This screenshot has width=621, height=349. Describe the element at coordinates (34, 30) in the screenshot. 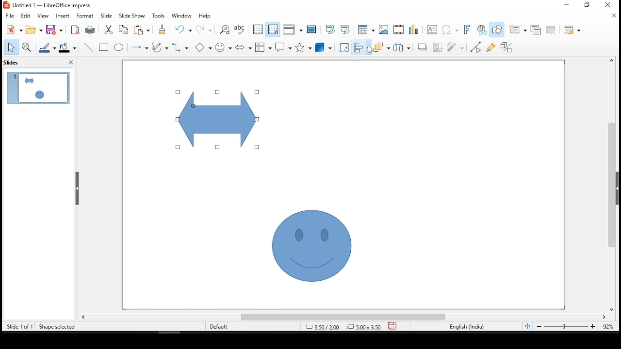

I see `open` at that location.